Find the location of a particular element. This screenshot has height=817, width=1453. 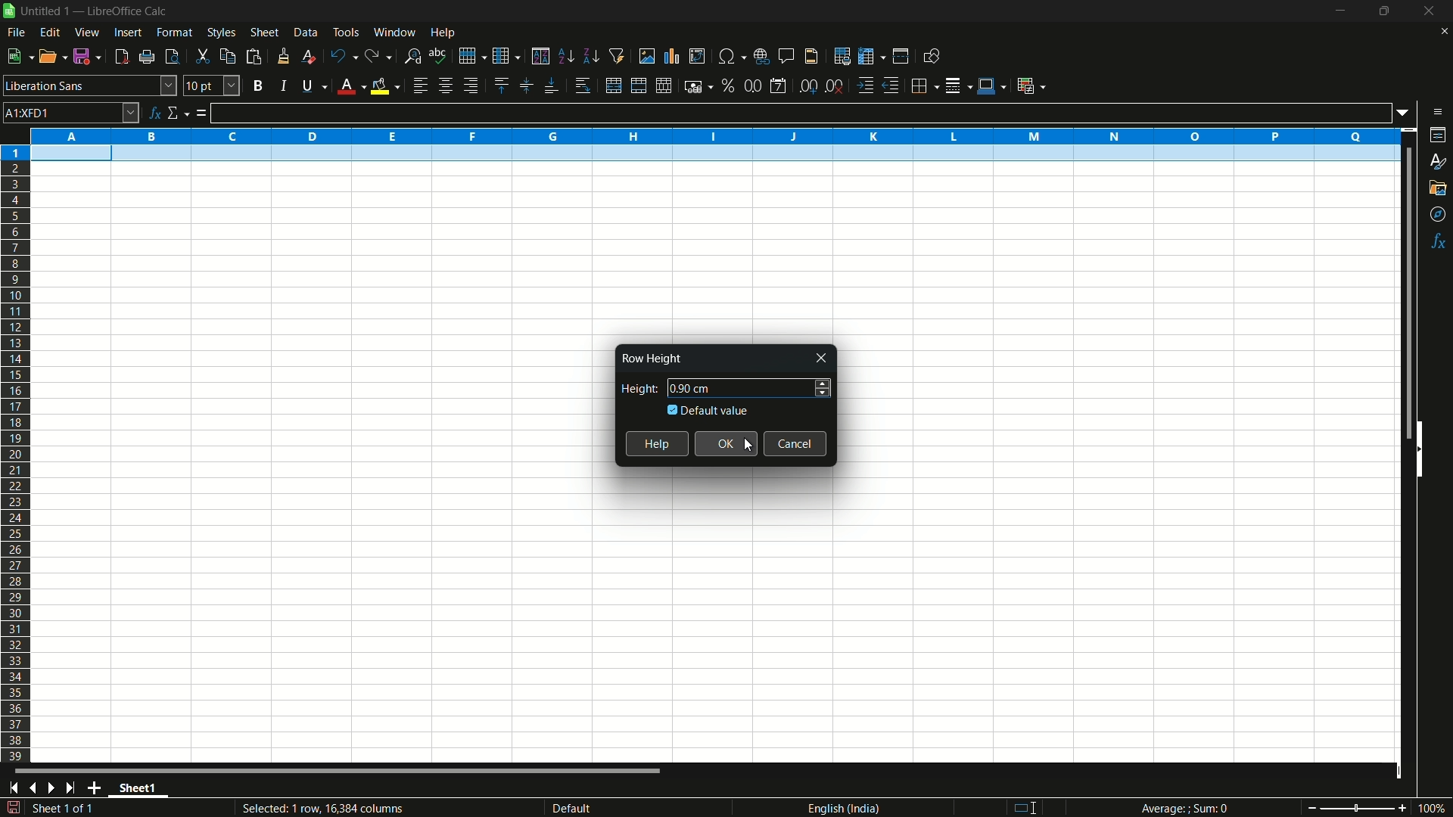

maximize or restore is located at coordinates (1384, 11).